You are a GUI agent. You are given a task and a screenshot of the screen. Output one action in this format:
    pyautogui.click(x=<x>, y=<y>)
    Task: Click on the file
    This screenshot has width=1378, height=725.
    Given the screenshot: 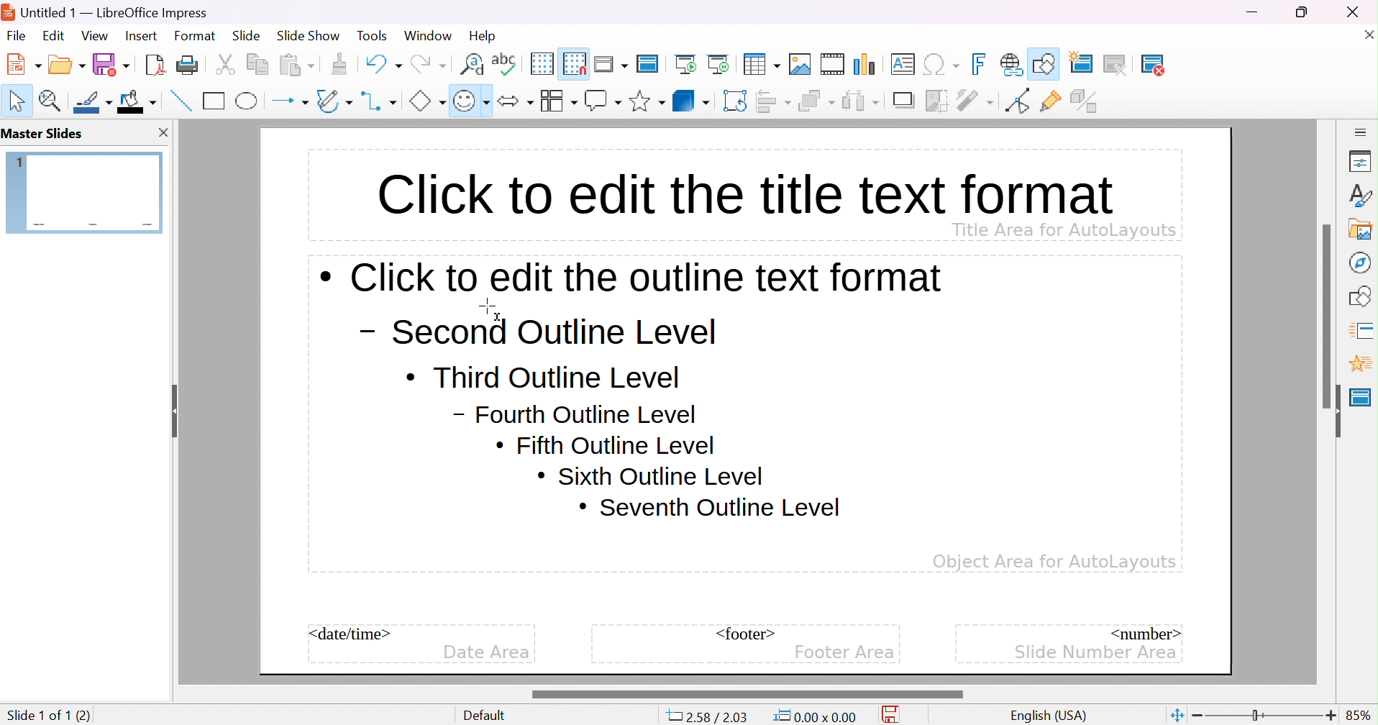 What is the action you would take?
    pyautogui.click(x=17, y=36)
    